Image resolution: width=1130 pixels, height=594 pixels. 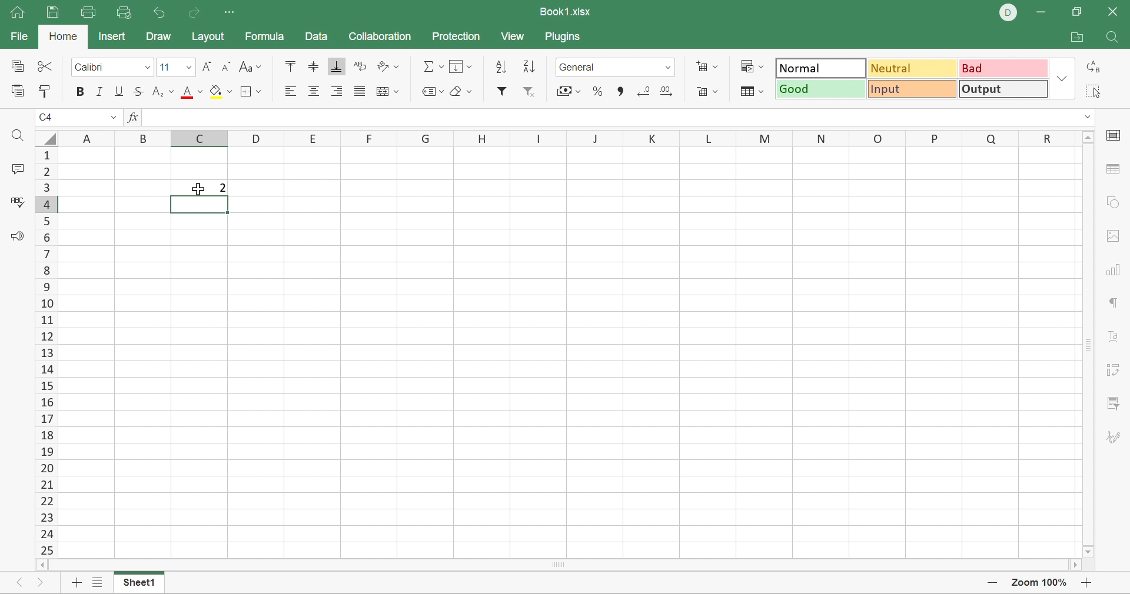 What do you see at coordinates (430, 65) in the screenshot?
I see `Summation` at bounding box center [430, 65].